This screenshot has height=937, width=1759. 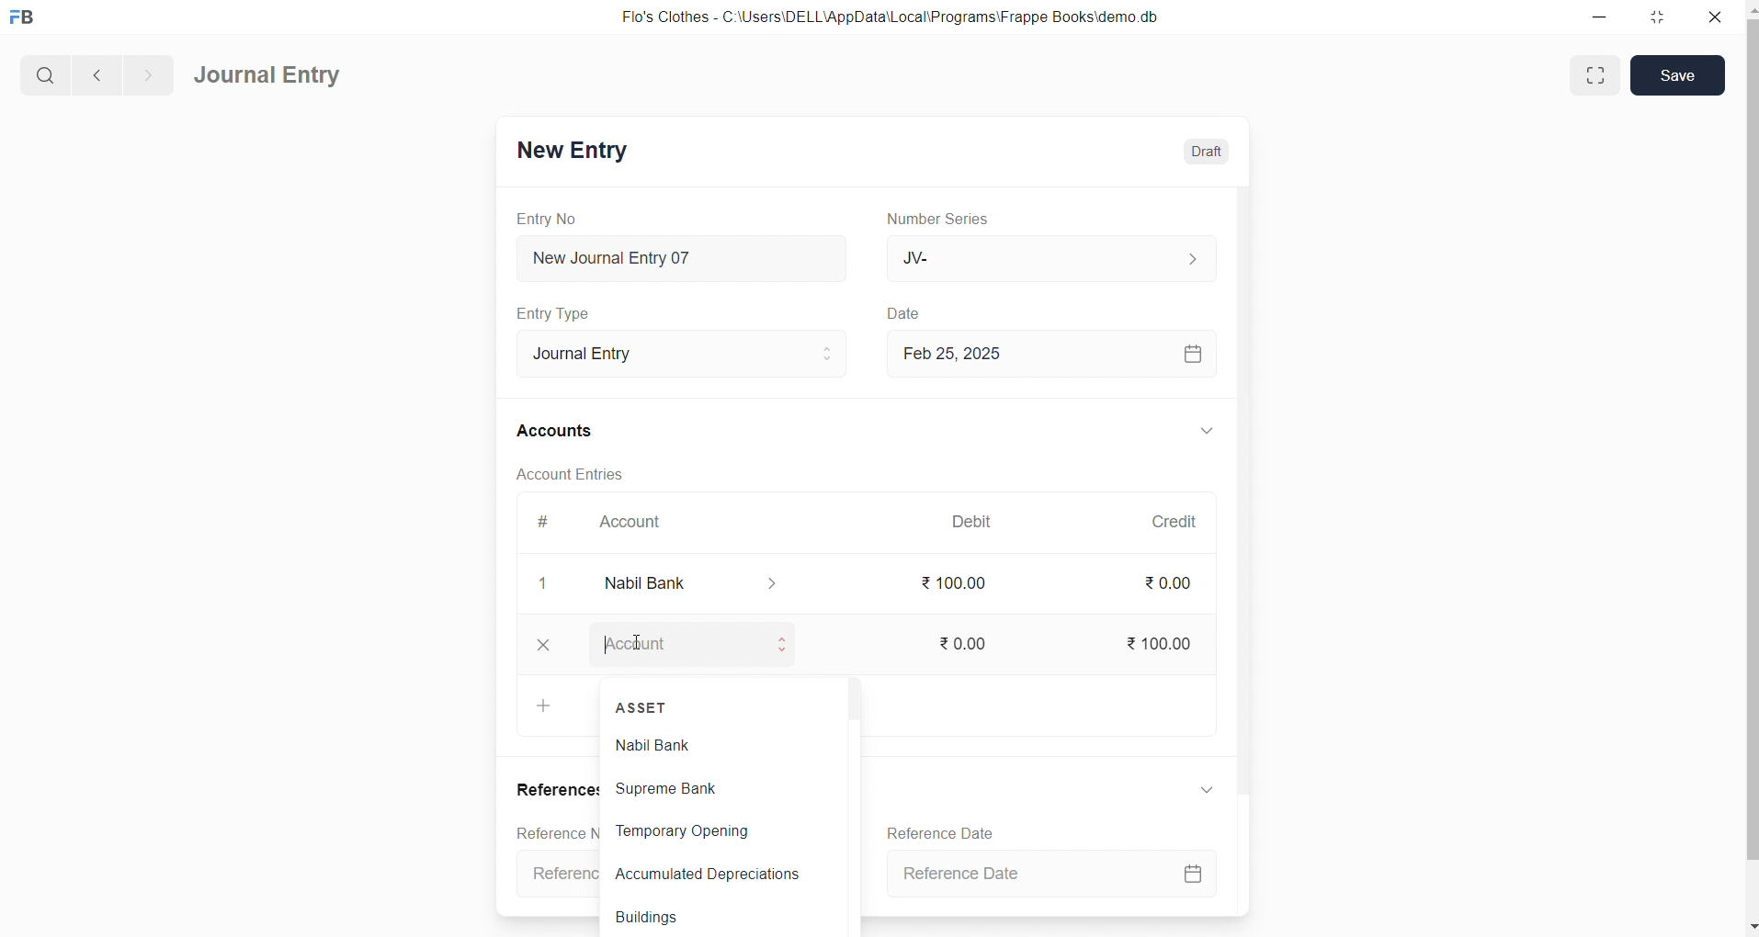 What do you see at coordinates (964, 583) in the screenshot?
I see `₹ 100.00` at bounding box center [964, 583].